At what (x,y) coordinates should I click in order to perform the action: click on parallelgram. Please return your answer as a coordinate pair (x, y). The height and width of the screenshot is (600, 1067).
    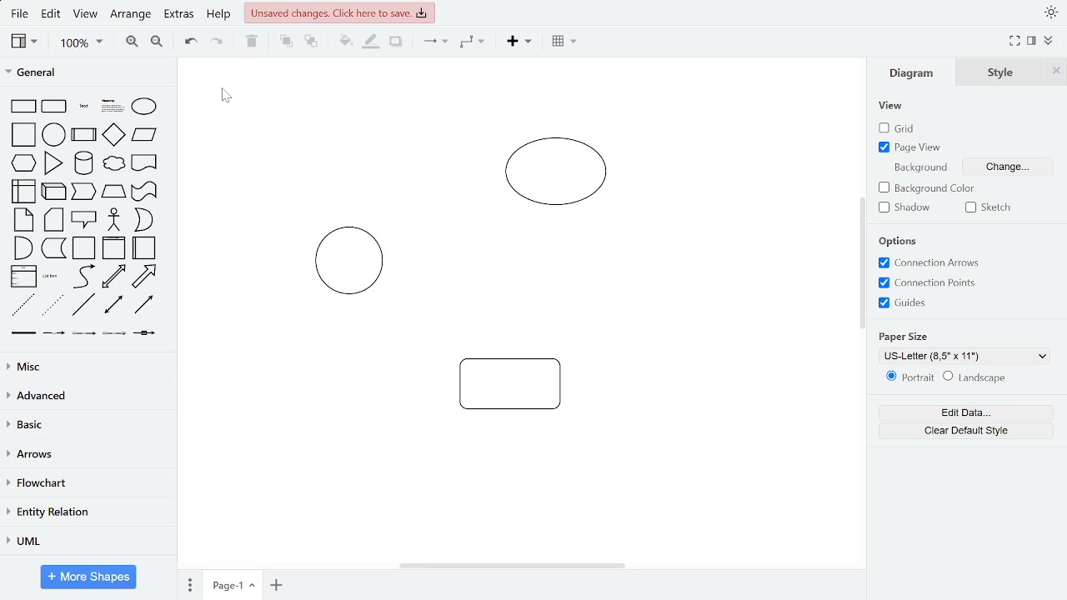
    Looking at the image, I should click on (145, 135).